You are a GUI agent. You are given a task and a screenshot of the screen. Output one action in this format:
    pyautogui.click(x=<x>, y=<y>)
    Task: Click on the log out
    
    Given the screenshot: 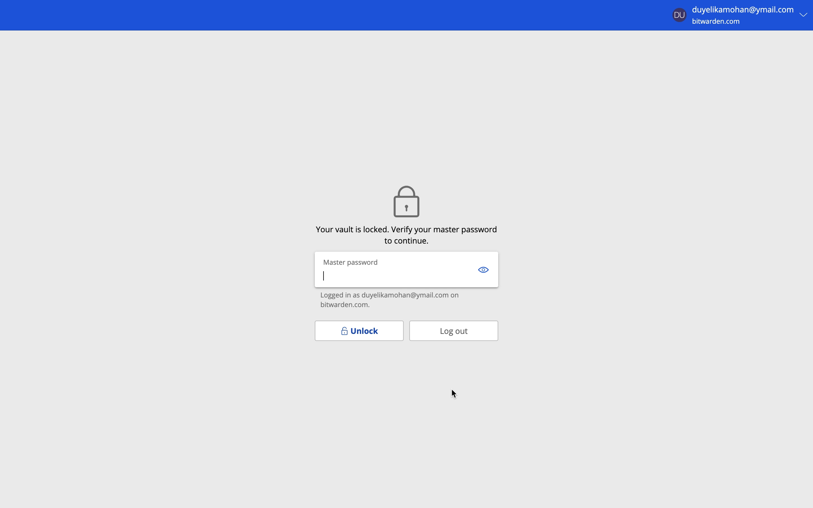 What is the action you would take?
    pyautogui.click(x=454, y=330)
    